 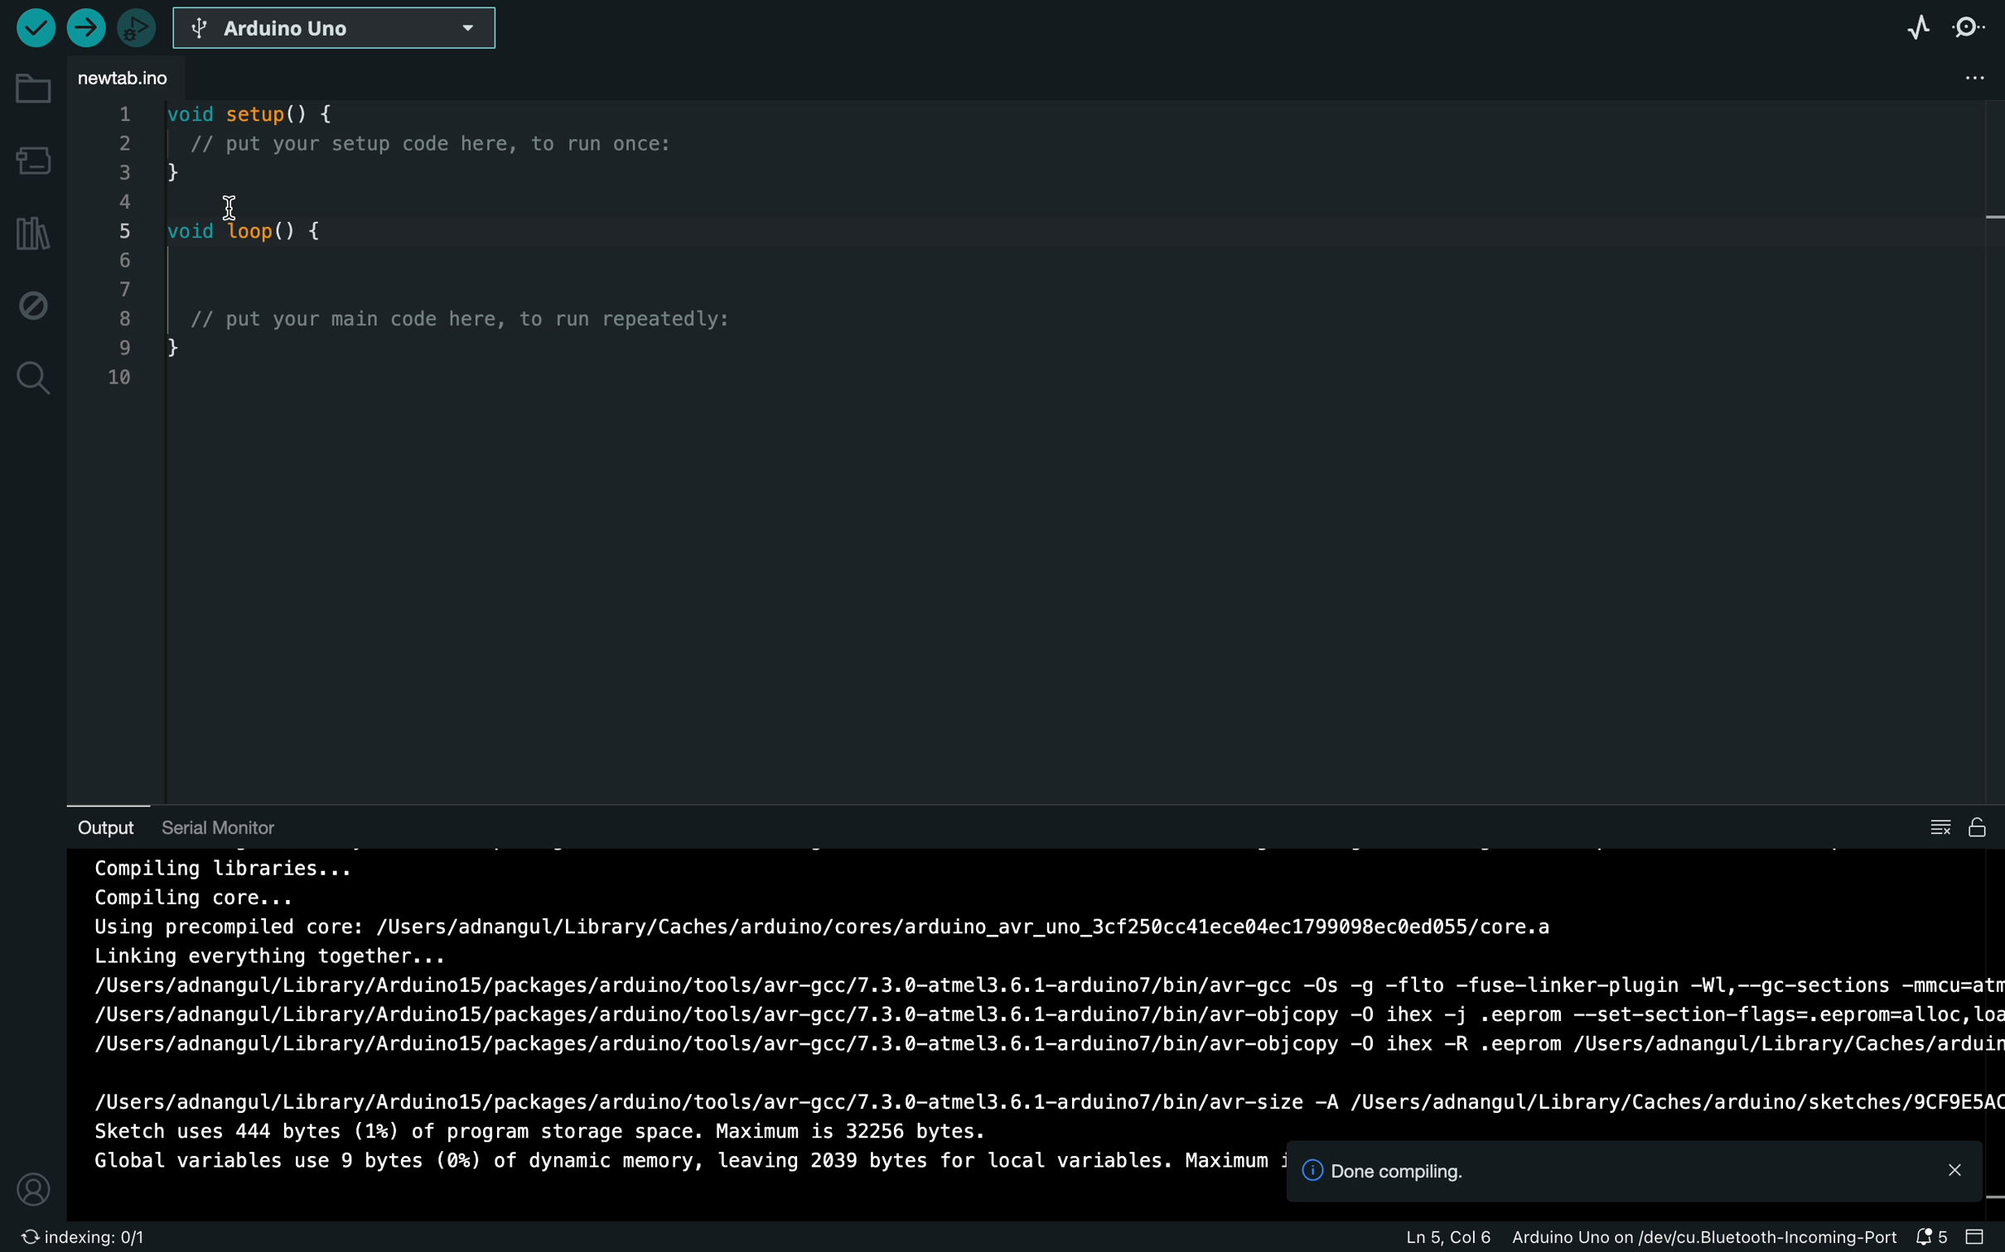 I want to click on debug, so click(x=28, y=301).